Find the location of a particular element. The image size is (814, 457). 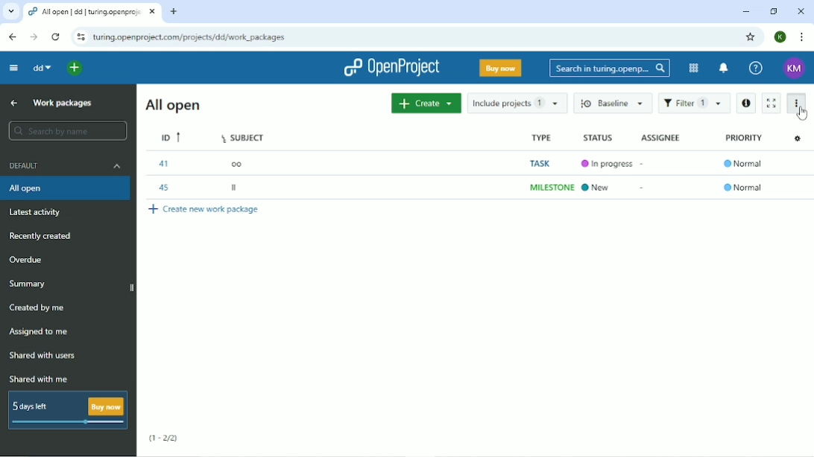

forward is located at coordinates (31, 37).